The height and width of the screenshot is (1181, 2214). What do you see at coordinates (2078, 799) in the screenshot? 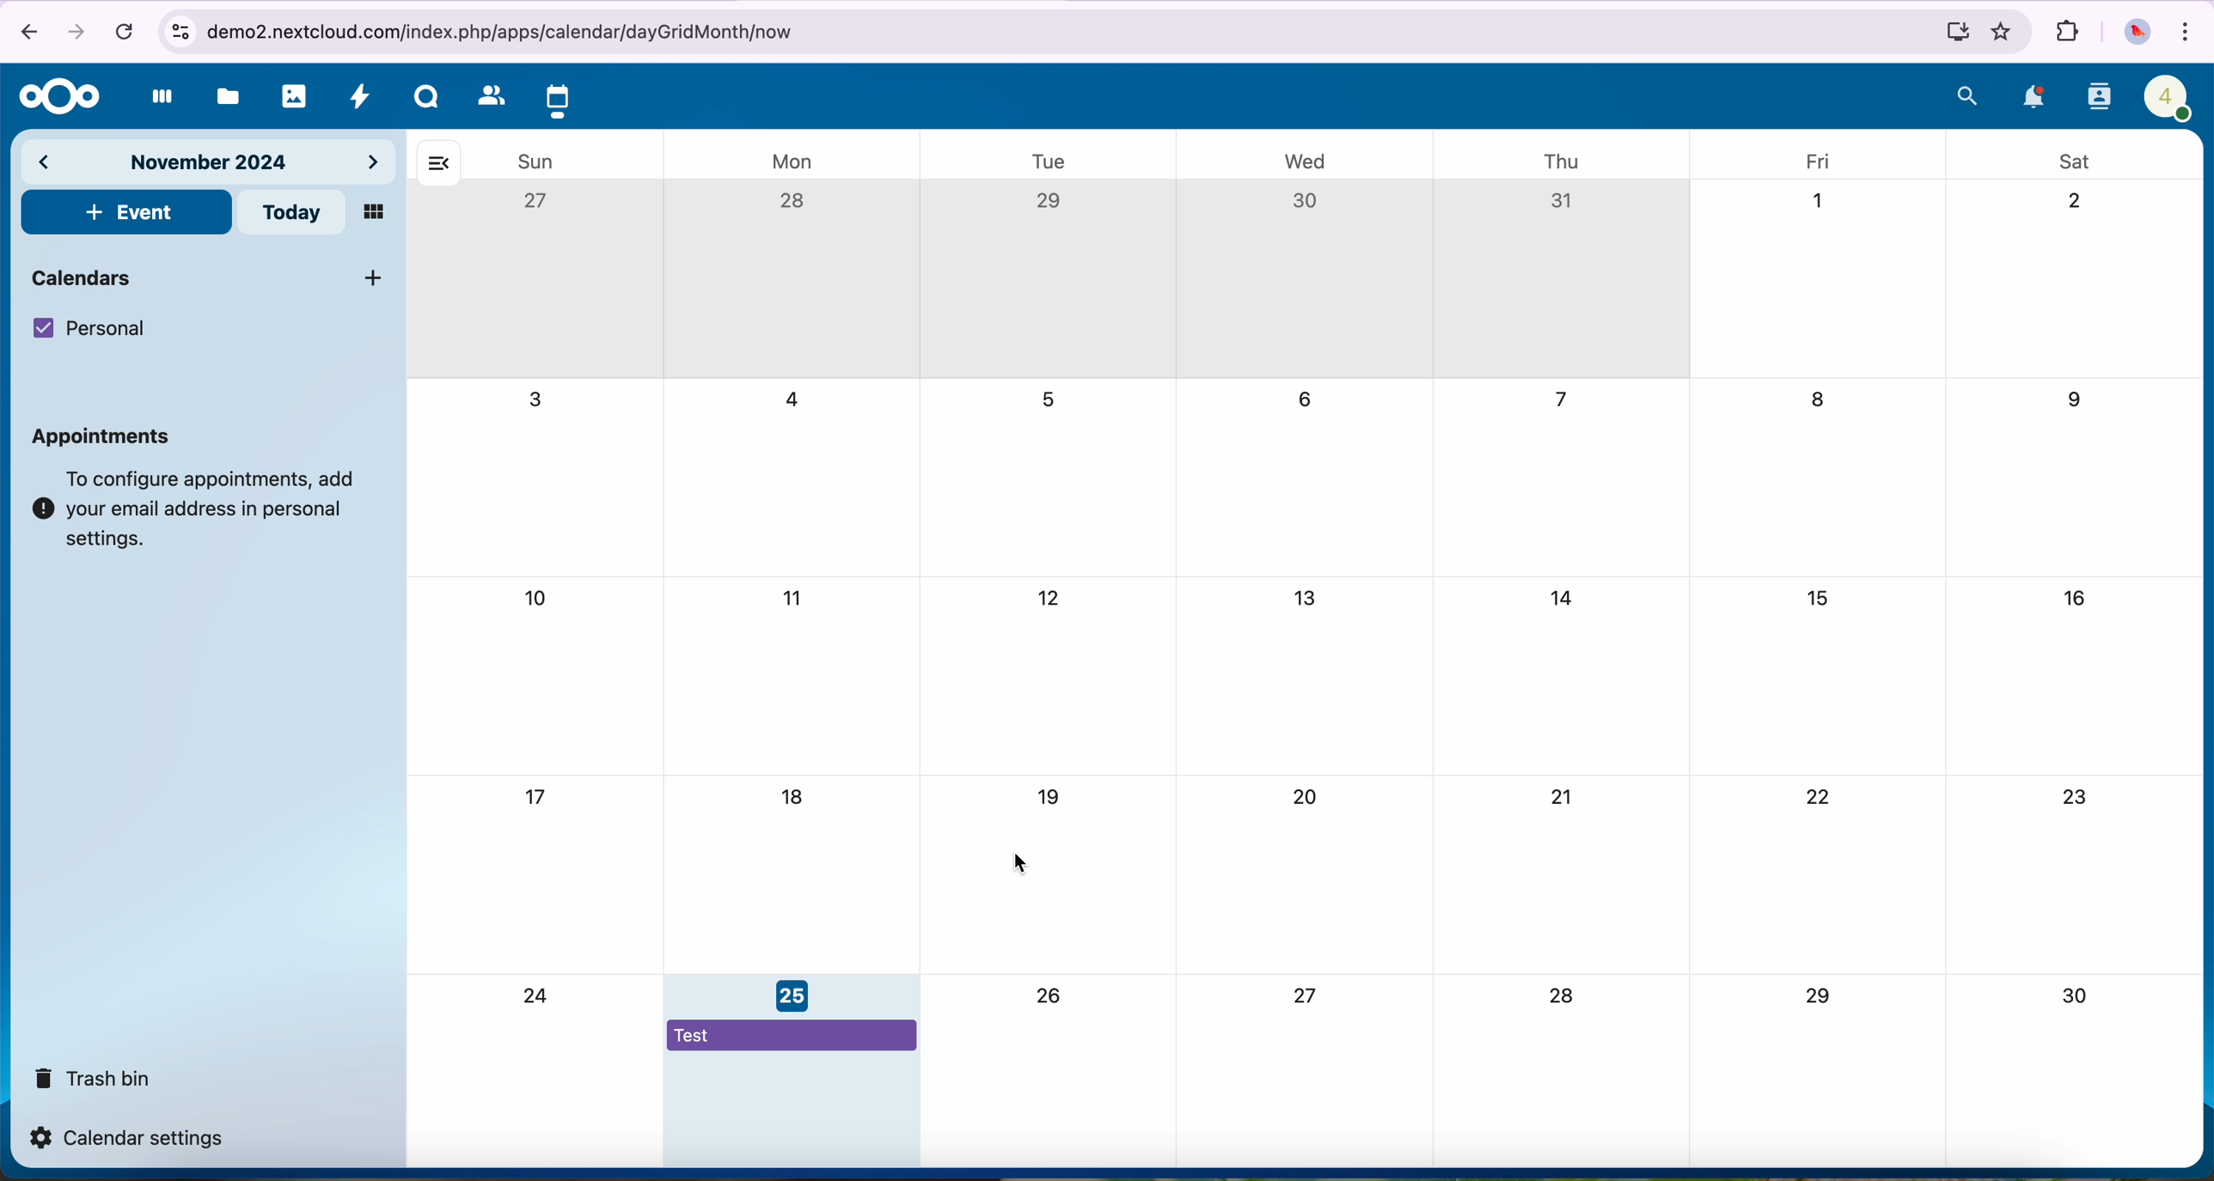
I see `23` at bounding box center [2078, 799].